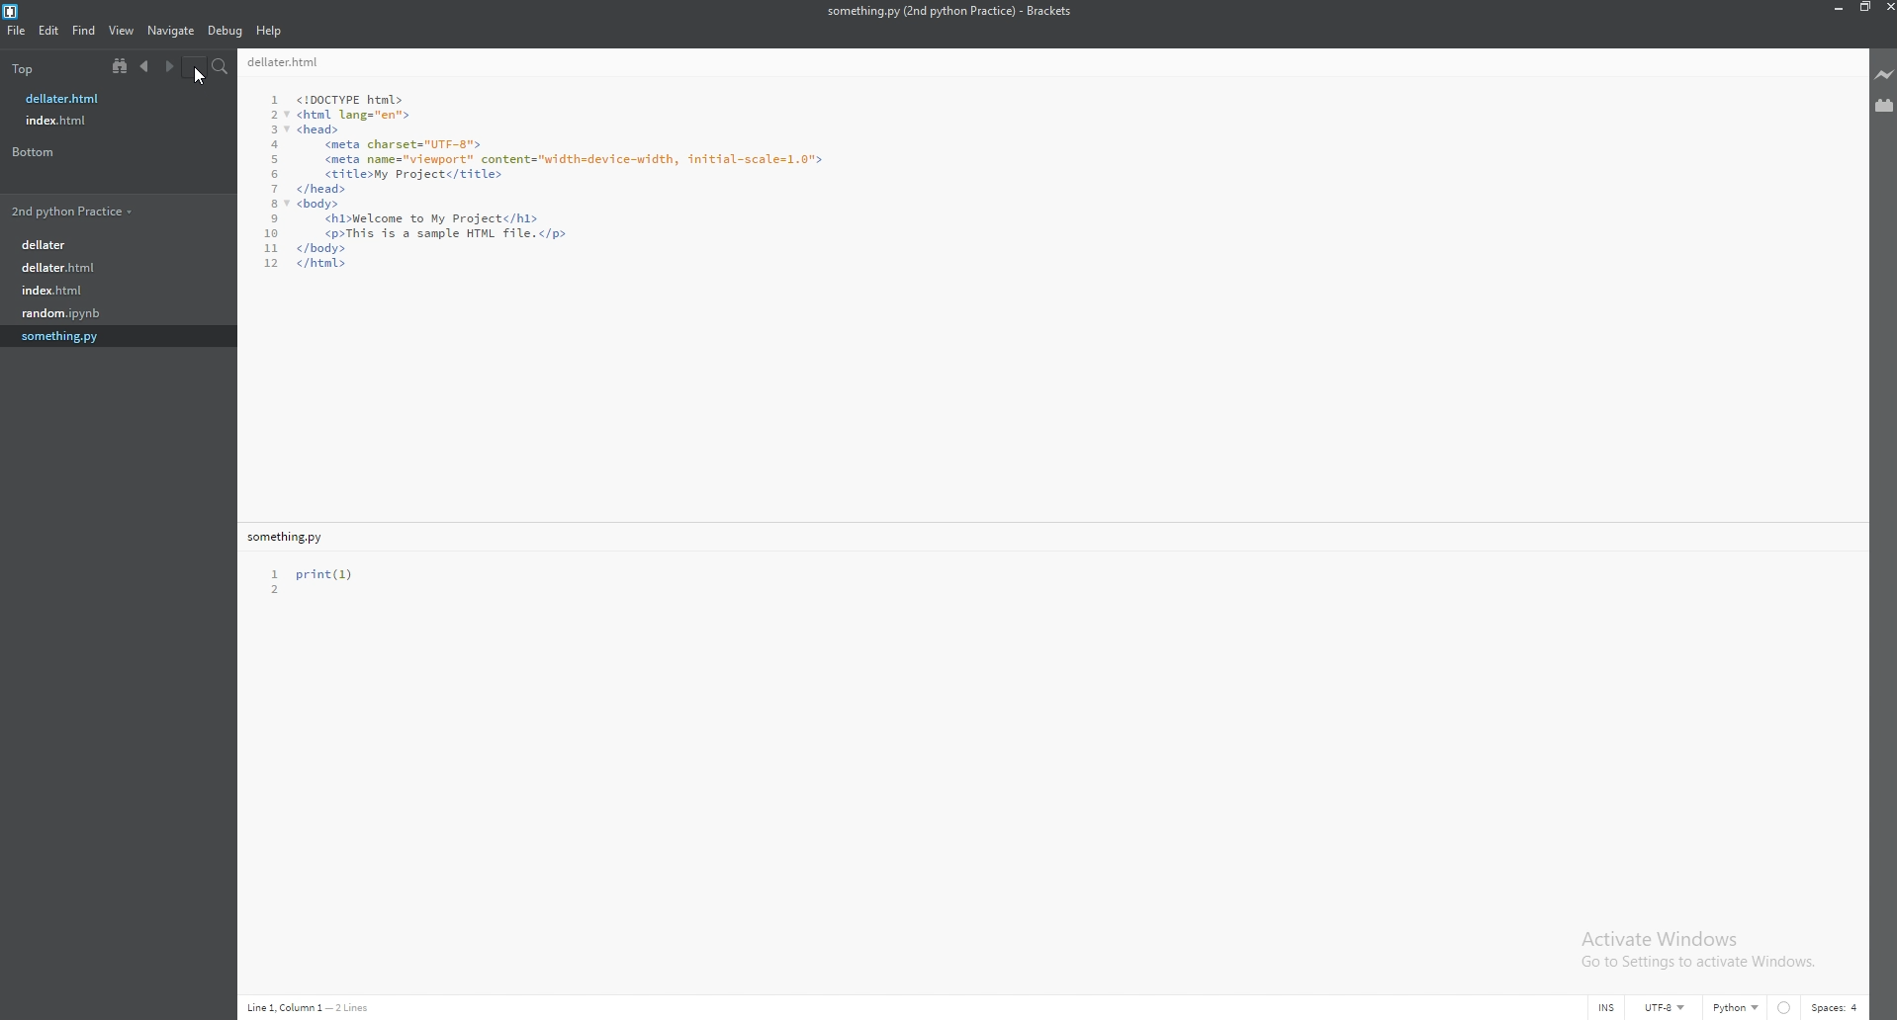 The width and height of the screenshot is (1897, 1020). I want to click on code, so click(547, 181).